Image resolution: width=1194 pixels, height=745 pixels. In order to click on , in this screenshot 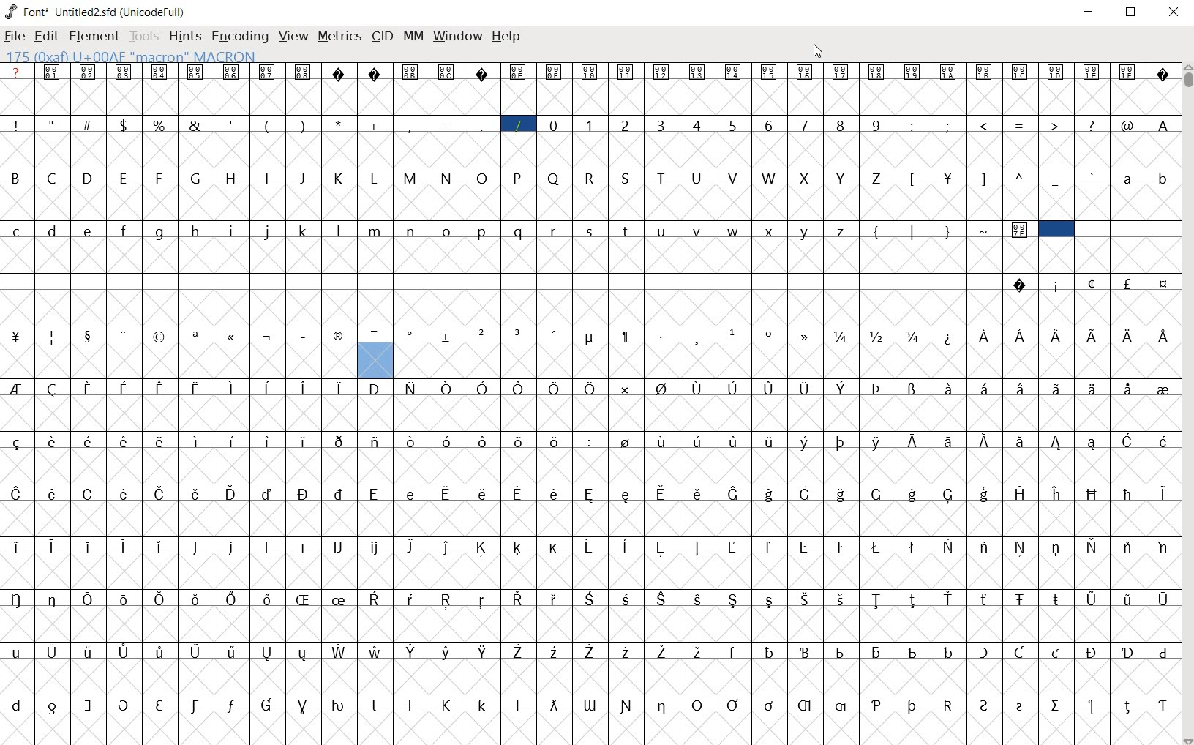, I will do `click(410, 127)`.